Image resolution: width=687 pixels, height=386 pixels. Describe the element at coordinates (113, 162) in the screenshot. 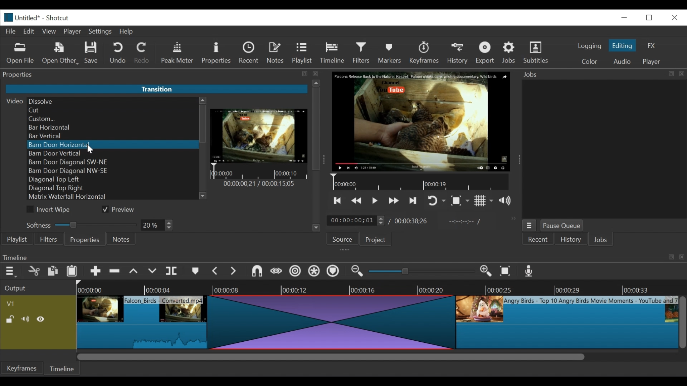

I see `Barn Door Diagonal SW-NE` at that location.